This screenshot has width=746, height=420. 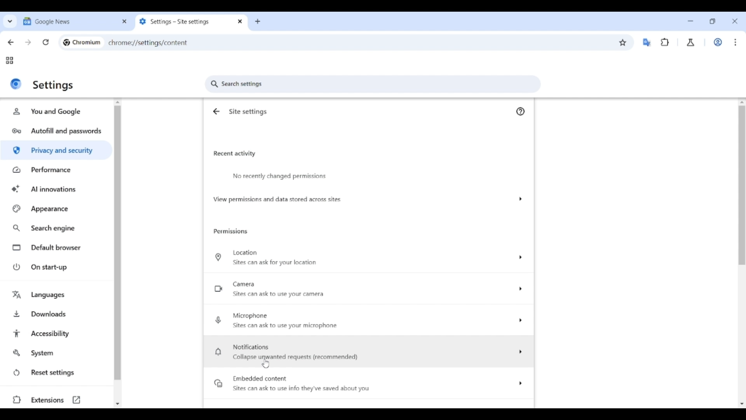 I want to click on Logo of current site, so click(x=16, y=84).